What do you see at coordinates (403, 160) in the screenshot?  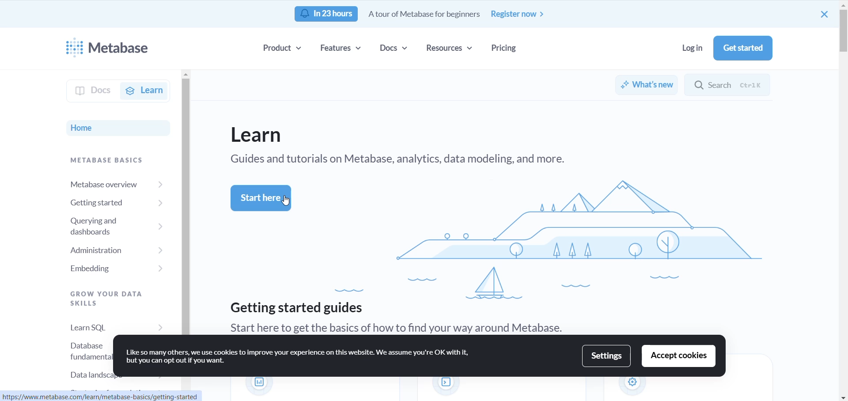 I see `text` at bounding box center [403, 160].